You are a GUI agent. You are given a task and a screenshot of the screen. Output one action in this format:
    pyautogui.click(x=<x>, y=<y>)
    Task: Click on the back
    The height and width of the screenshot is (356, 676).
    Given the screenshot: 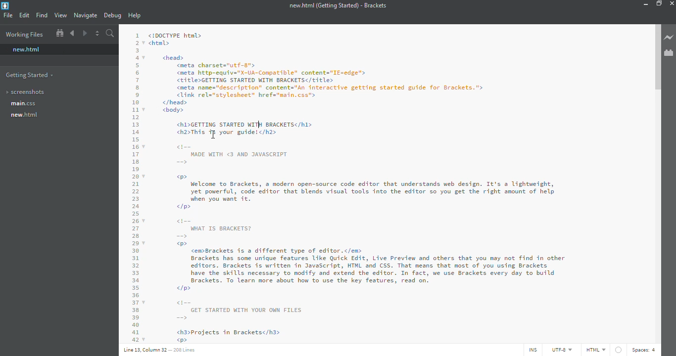 What is the action you would take?
    pyautogui.click(x=73, y=33)
    